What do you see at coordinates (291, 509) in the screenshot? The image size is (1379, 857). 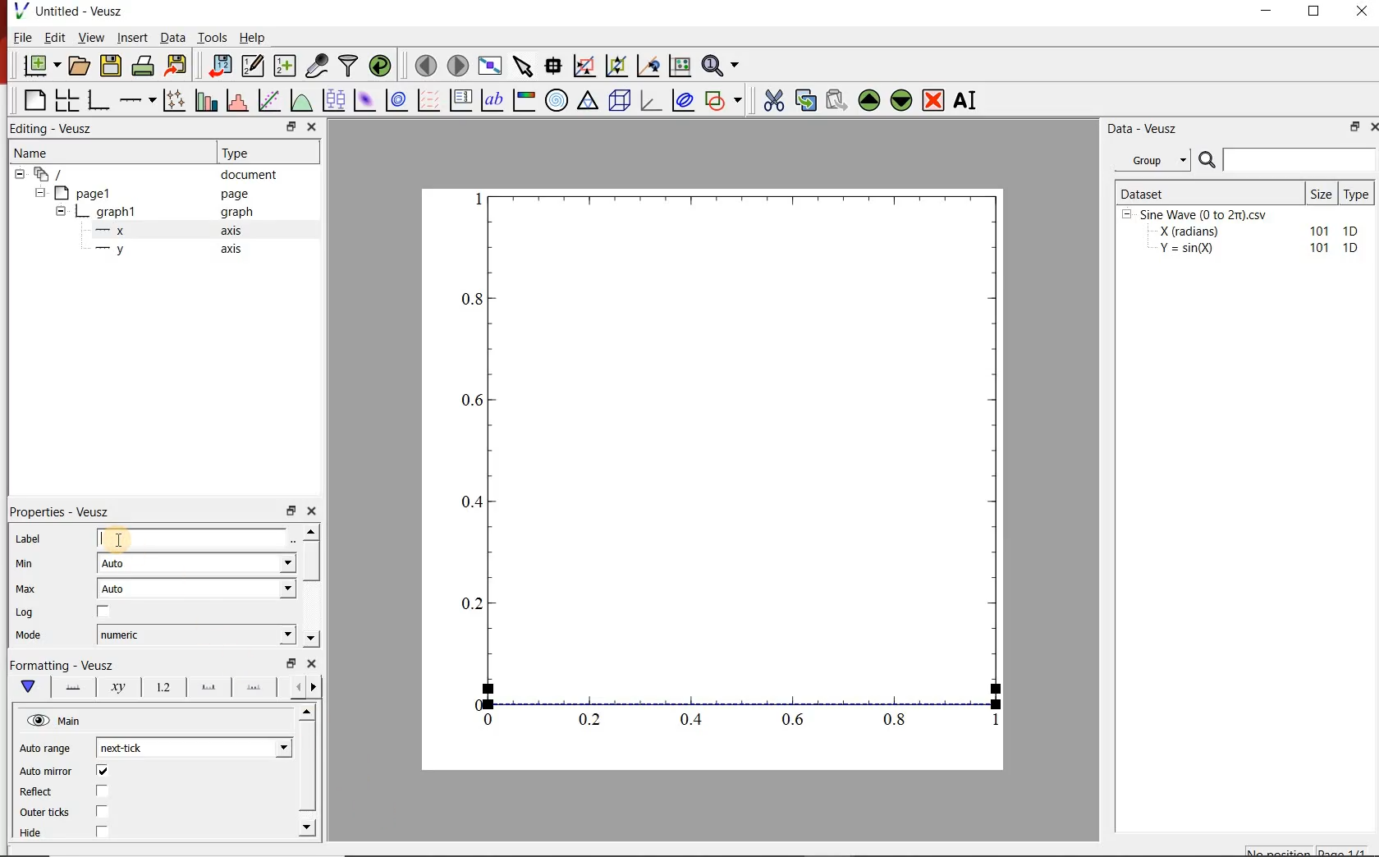 I see `Min/Max` at bounding box center [291, 509].